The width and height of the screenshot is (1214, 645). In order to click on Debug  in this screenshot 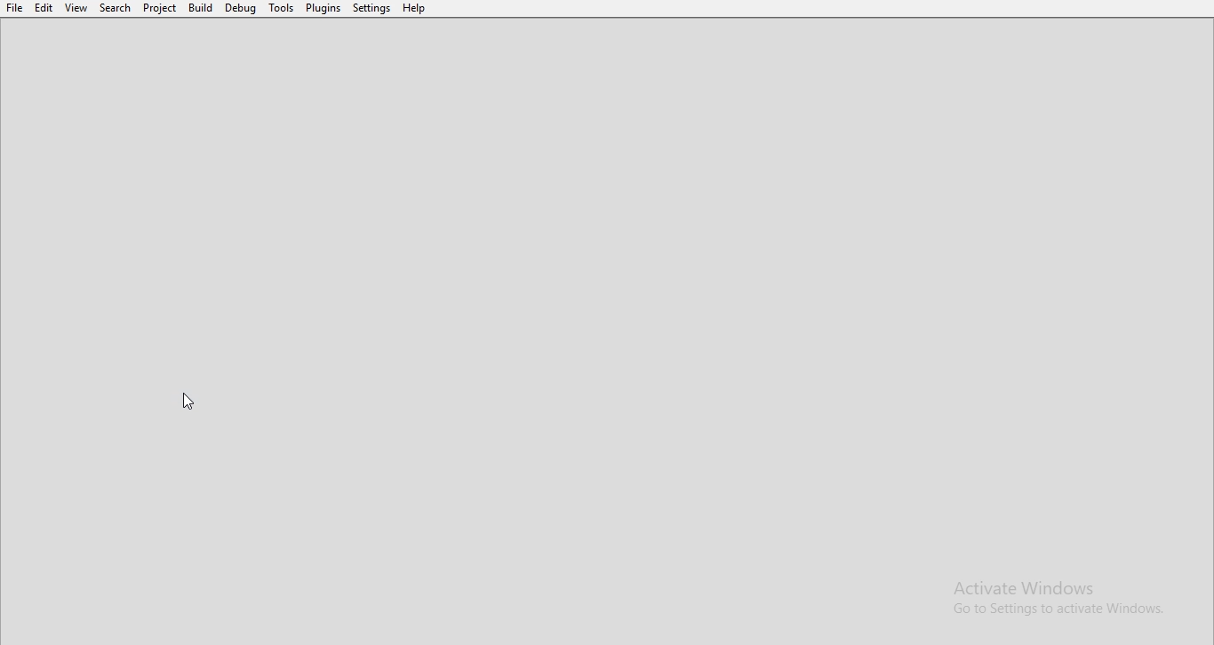, I will do `click(242, 8)`.